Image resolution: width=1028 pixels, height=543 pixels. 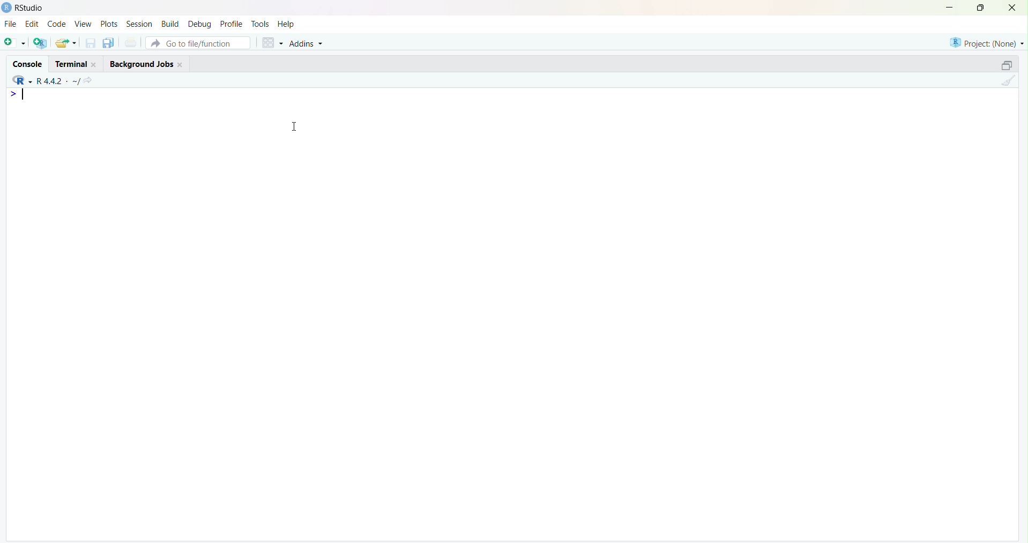 I want to click on Addins, so click(x=308, y=42).